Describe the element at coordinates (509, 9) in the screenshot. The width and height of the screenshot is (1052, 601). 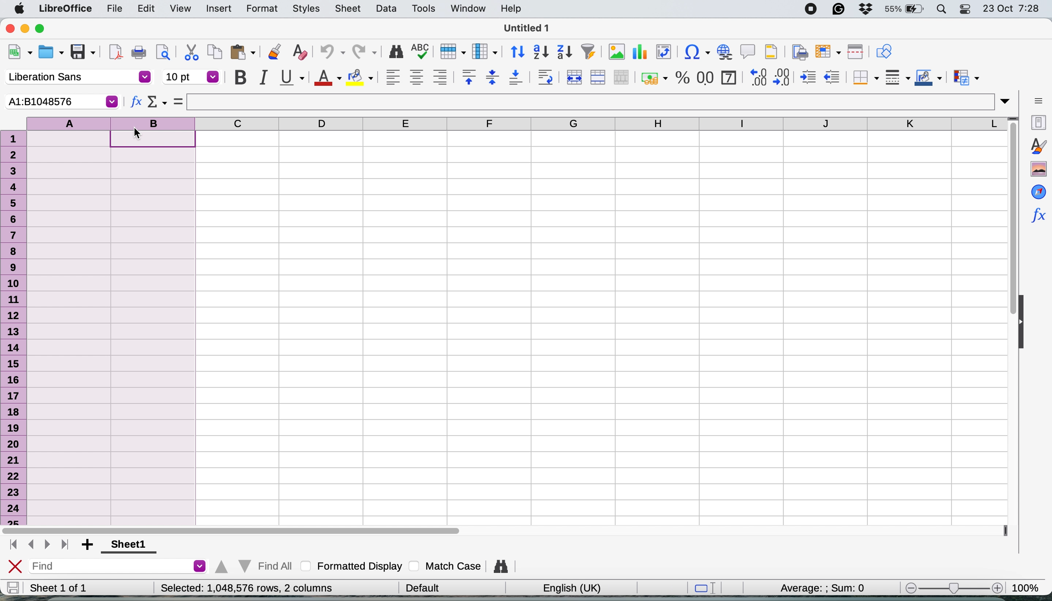
I see `help` at that location.